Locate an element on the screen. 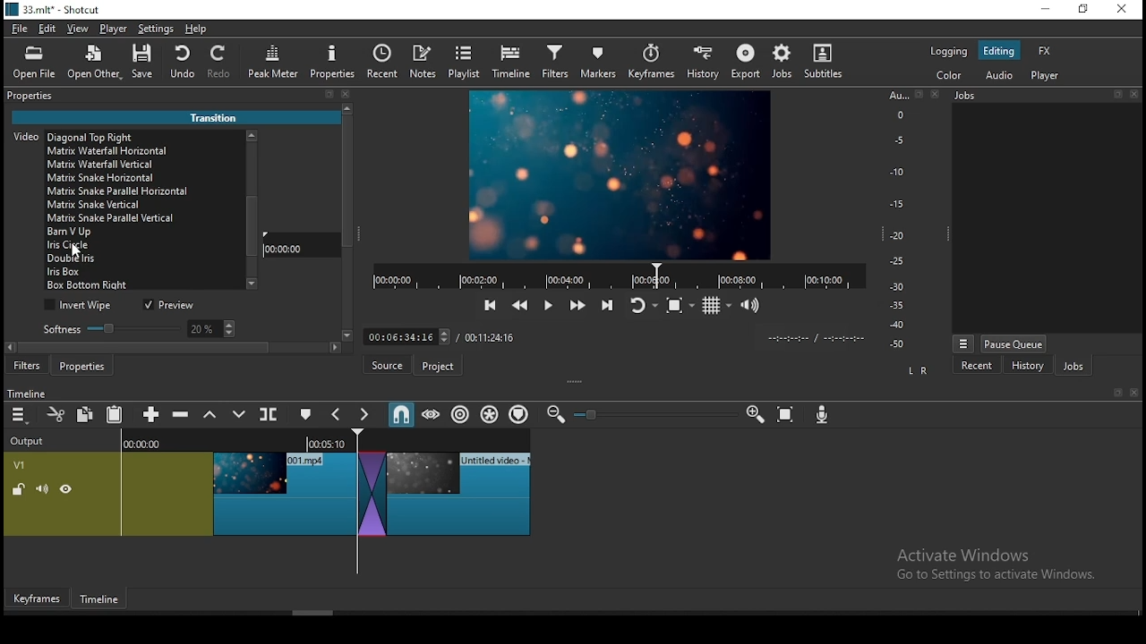 The height and width of the screenshot is (644, 1146). color is located at coordinates (950, 76).